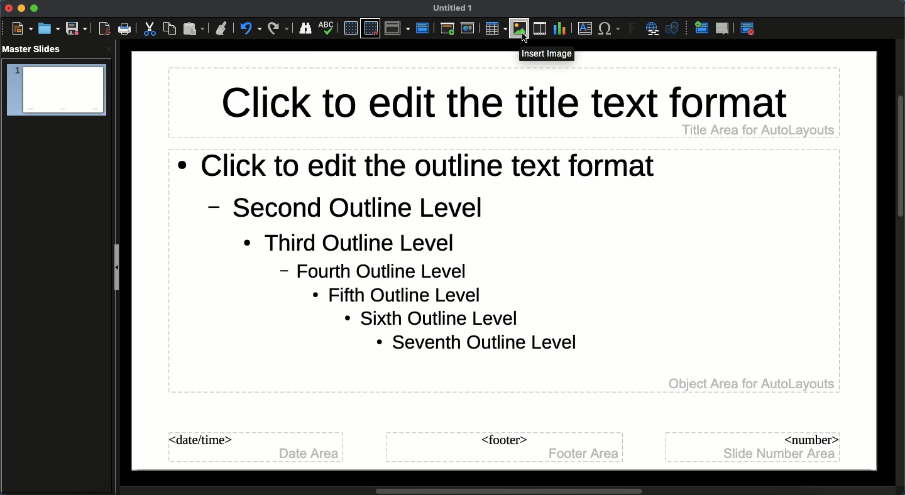 Image resolution: width=905 pixels, height=495 pixels. What do you see at coordinates (21, 8) in the screenshot?
I see `Minimize` at bounding box center [21, 8].